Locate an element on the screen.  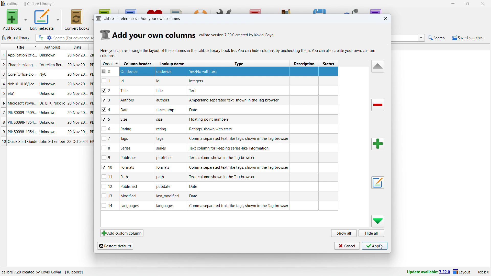
add books options is located at coordinates (26, 19).